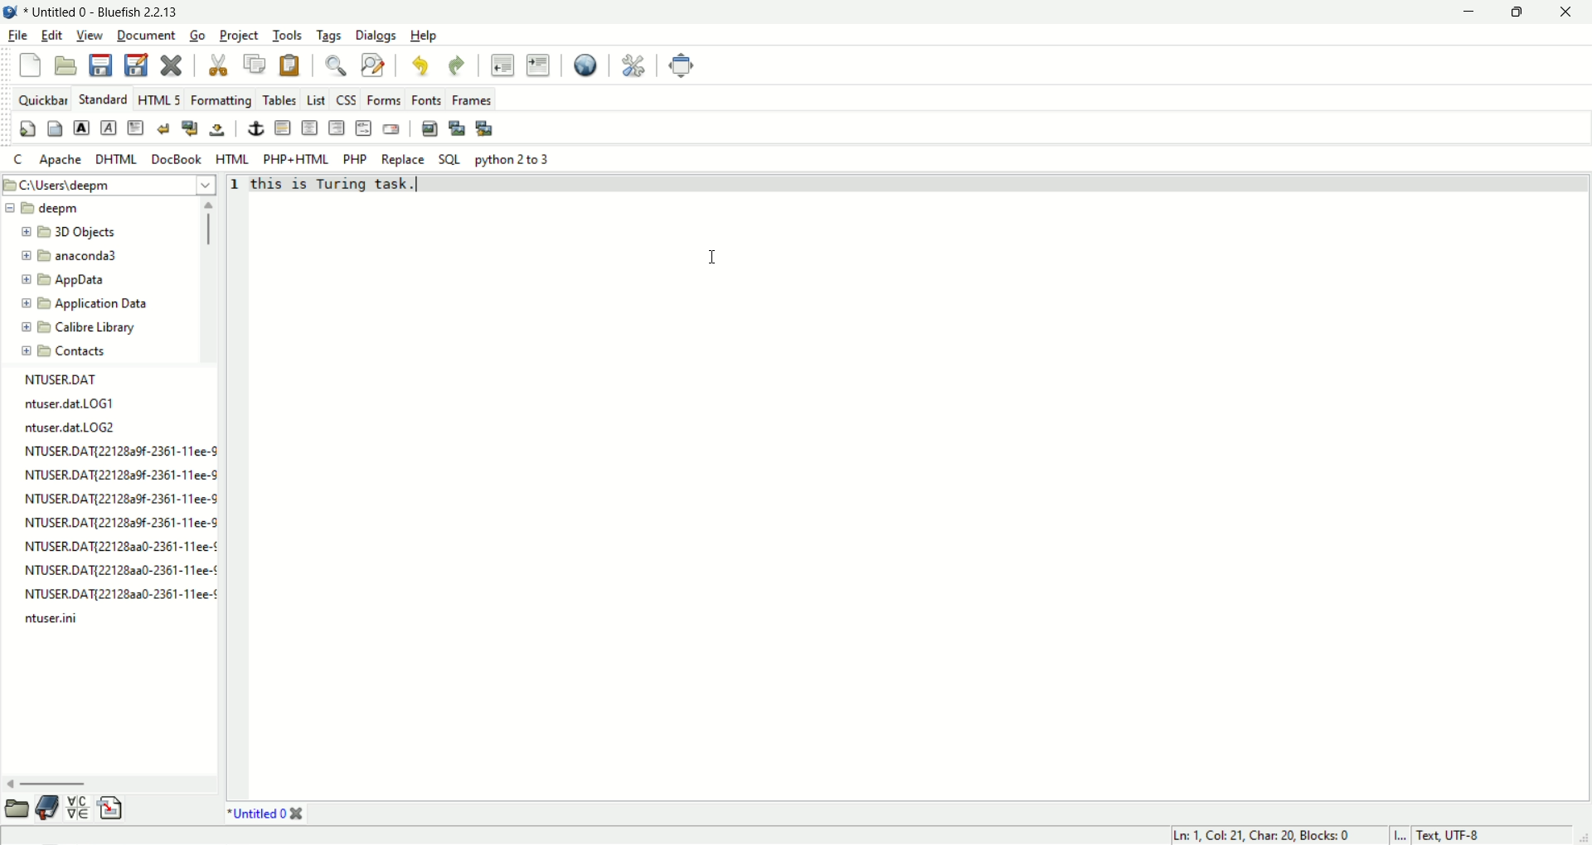  Describe the element at coordinates (485, 129) in the screenshot. I see `multi thumbnail` at that location.